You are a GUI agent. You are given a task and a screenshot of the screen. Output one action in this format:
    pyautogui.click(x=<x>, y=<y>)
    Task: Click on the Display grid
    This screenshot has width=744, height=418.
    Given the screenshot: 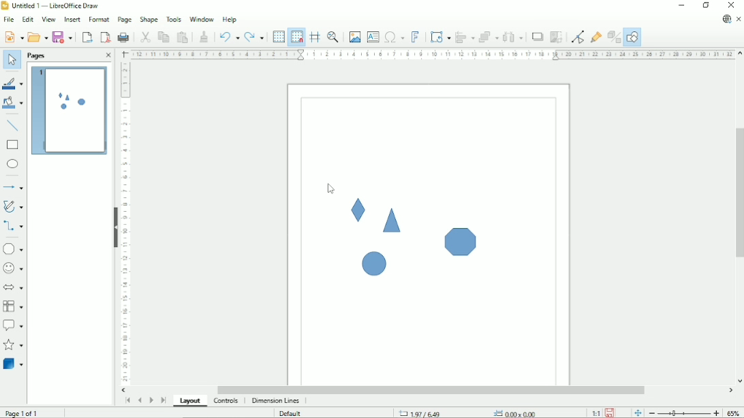 What is the action you would take?
    pyautogui.click(x=278, y=37)
    